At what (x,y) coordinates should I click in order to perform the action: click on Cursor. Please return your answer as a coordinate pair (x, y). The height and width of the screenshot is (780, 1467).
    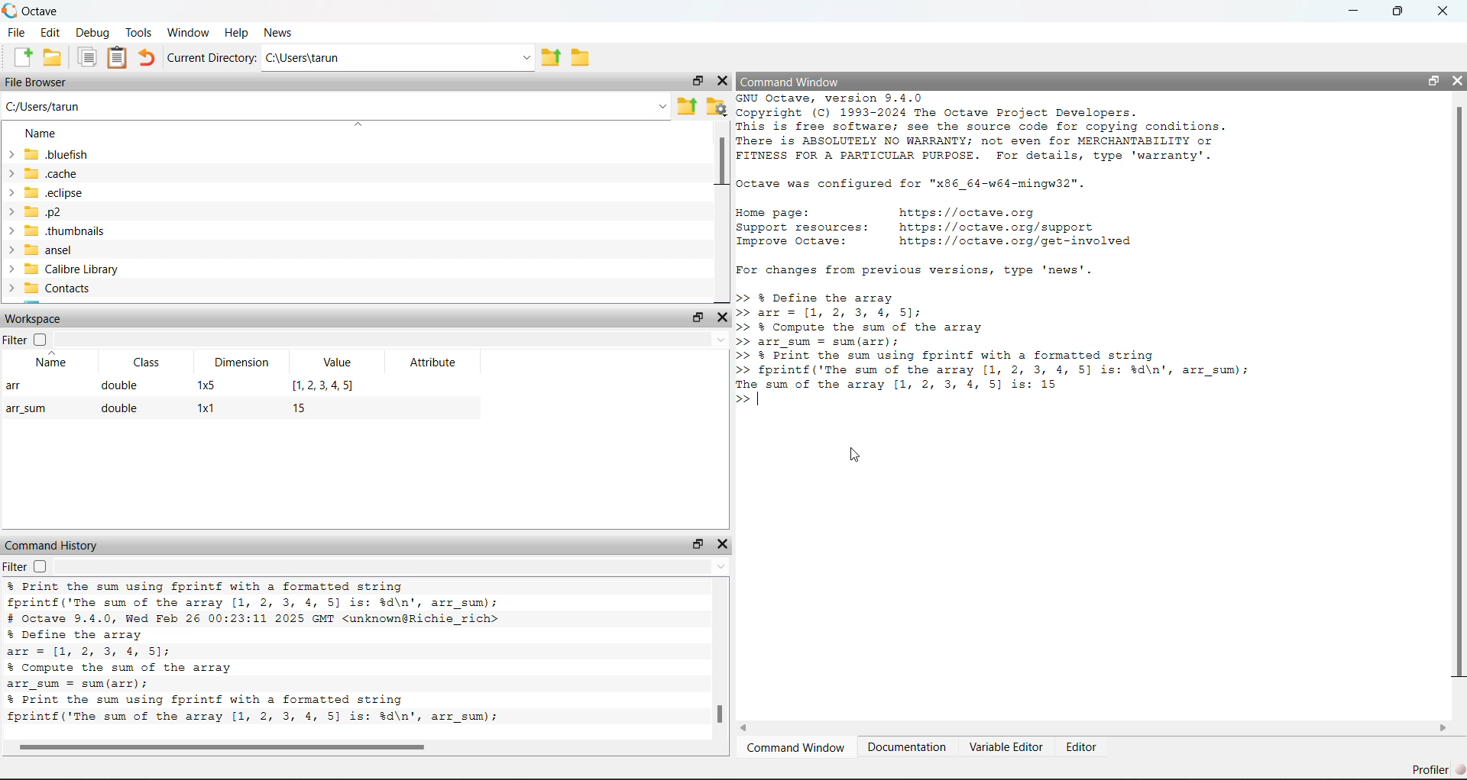
    Looking at the image, I should click on (862, 457).